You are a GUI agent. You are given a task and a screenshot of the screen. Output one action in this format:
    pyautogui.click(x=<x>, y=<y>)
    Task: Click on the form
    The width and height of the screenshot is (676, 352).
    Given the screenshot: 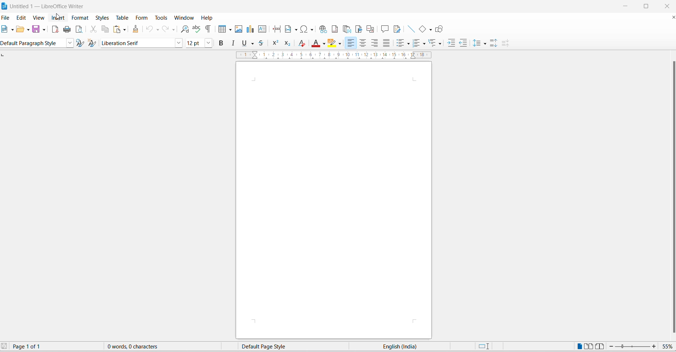 What is the action you would take?
    pyautogui.click(x=142, y=18)
    